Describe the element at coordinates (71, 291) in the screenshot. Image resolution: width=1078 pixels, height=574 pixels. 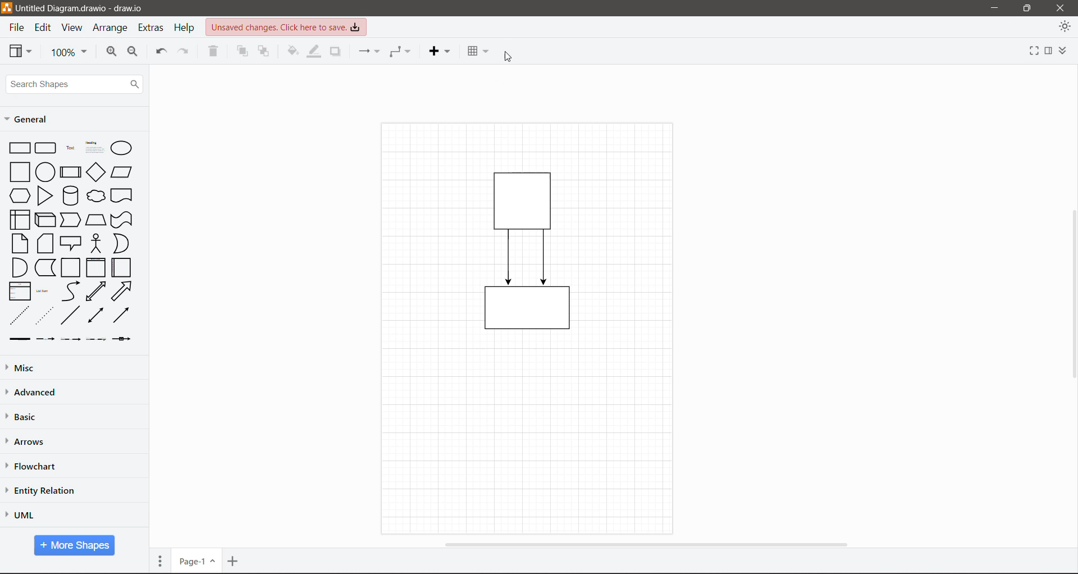
I see `curve` at that location.